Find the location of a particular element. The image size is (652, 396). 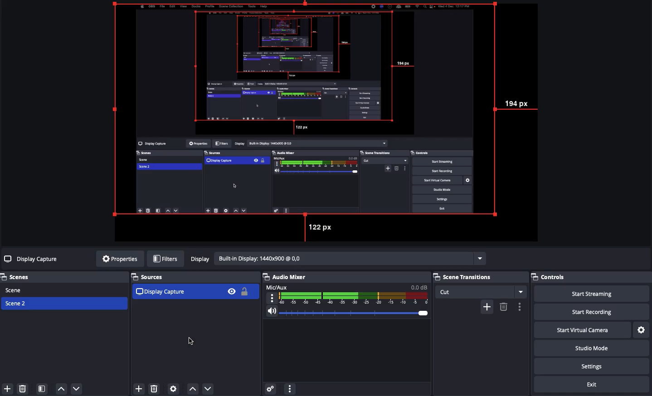

display value is located at coordinates (350, 258).